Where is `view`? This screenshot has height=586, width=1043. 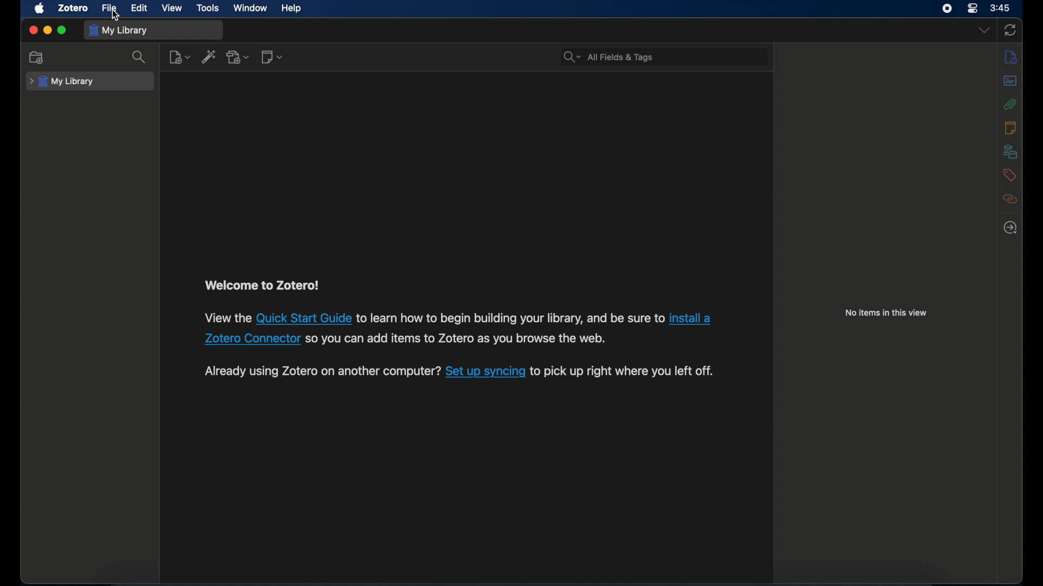
view is located at coordinates (172, 8).